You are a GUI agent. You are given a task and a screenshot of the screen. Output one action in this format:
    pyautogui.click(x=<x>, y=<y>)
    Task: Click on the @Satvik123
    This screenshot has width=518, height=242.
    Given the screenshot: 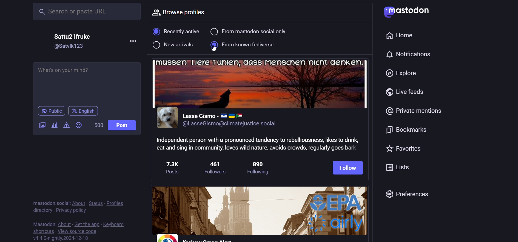 What is the action you would take?
    pyautogui.click(x=69, y=46)
    